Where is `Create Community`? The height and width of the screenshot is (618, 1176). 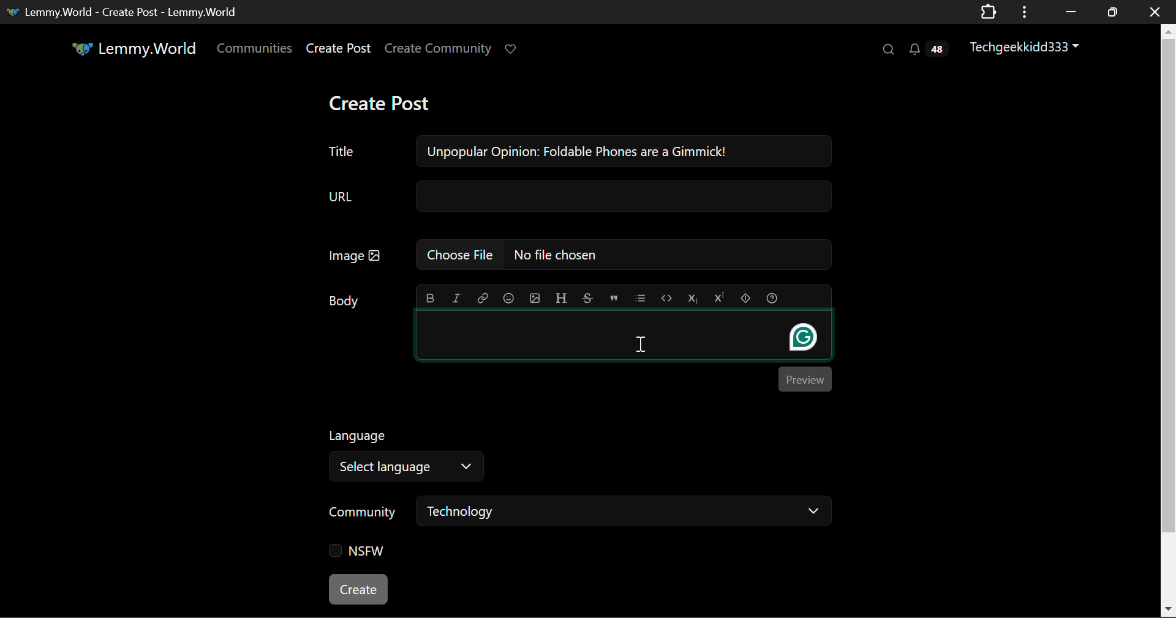
Create Community is located at coordinates (438, 50).